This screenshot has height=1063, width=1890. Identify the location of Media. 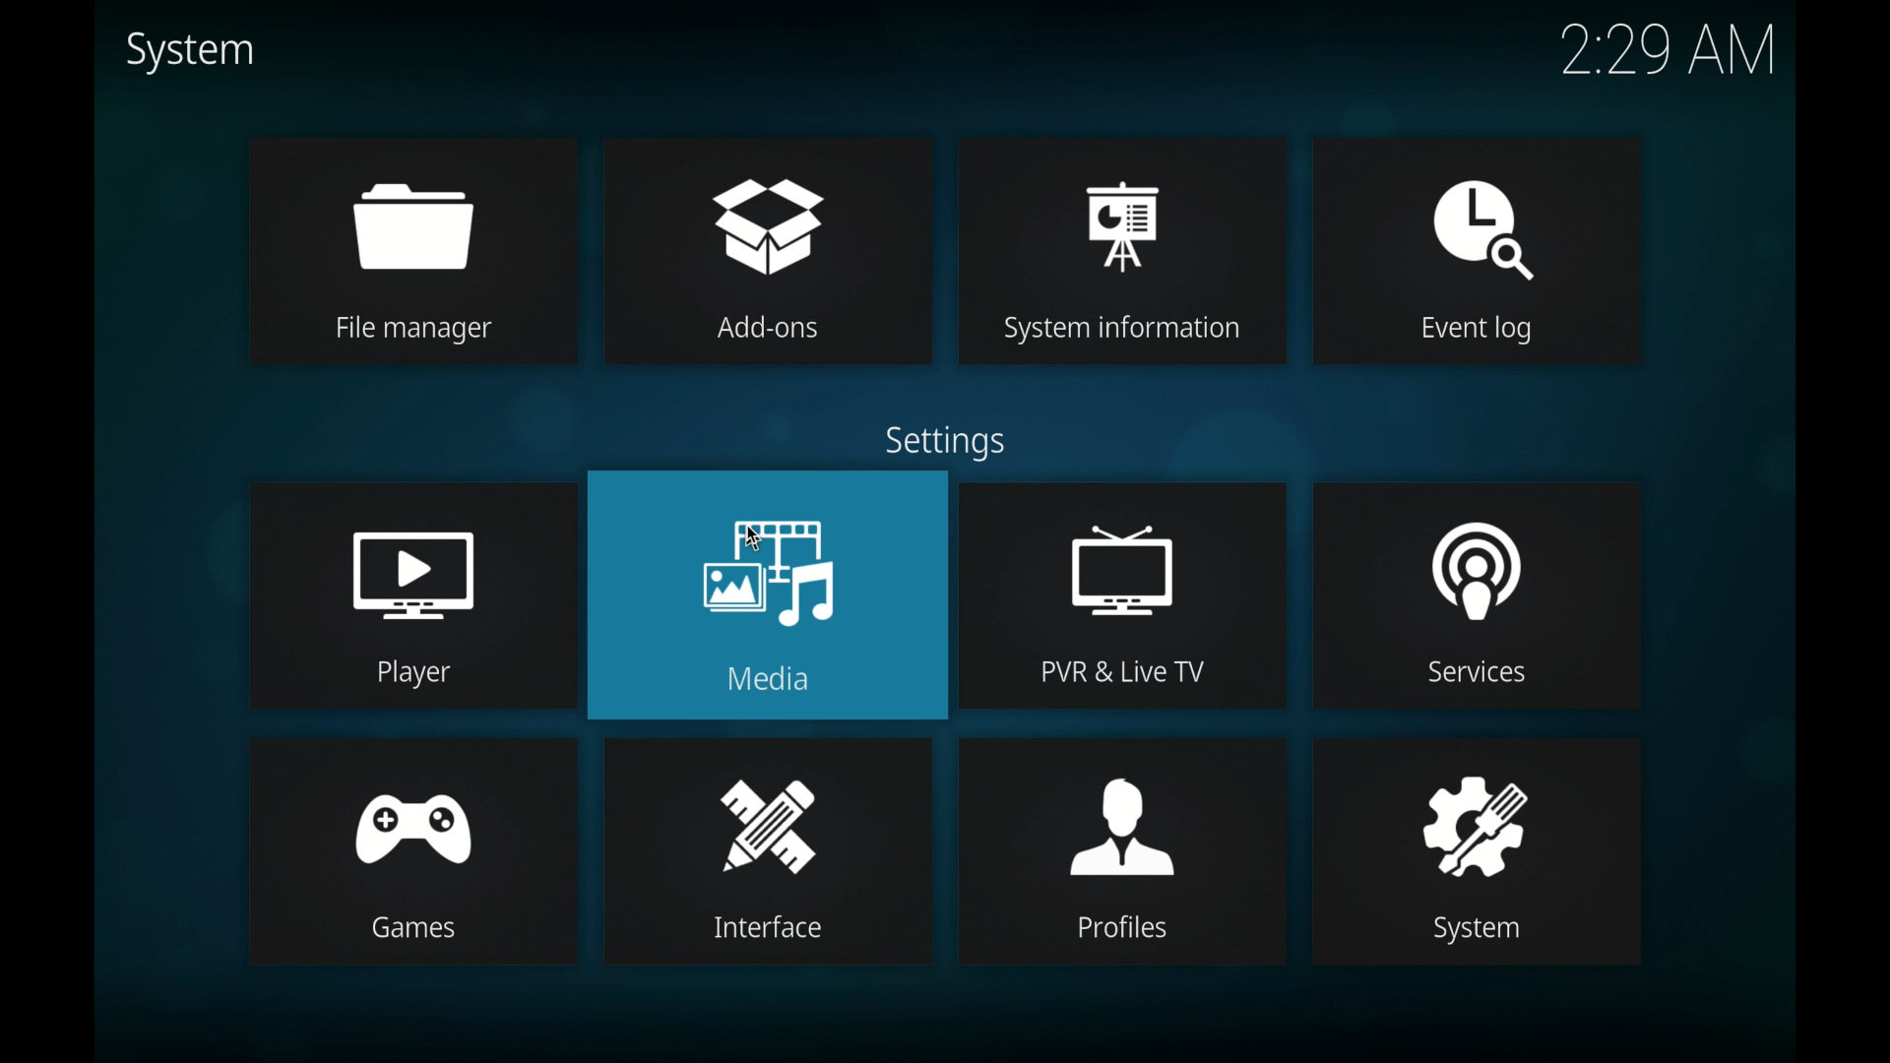
(778, 680).